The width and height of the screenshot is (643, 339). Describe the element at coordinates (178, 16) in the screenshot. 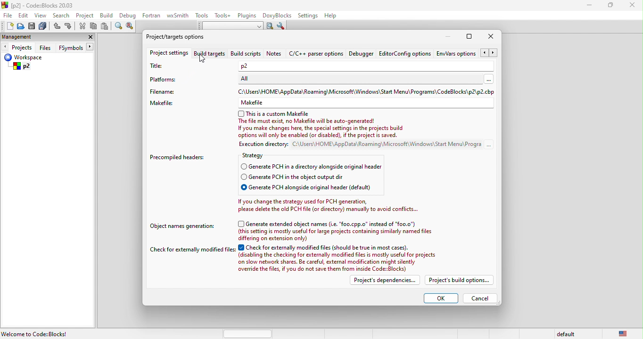

I see `wxsmith` at that location.